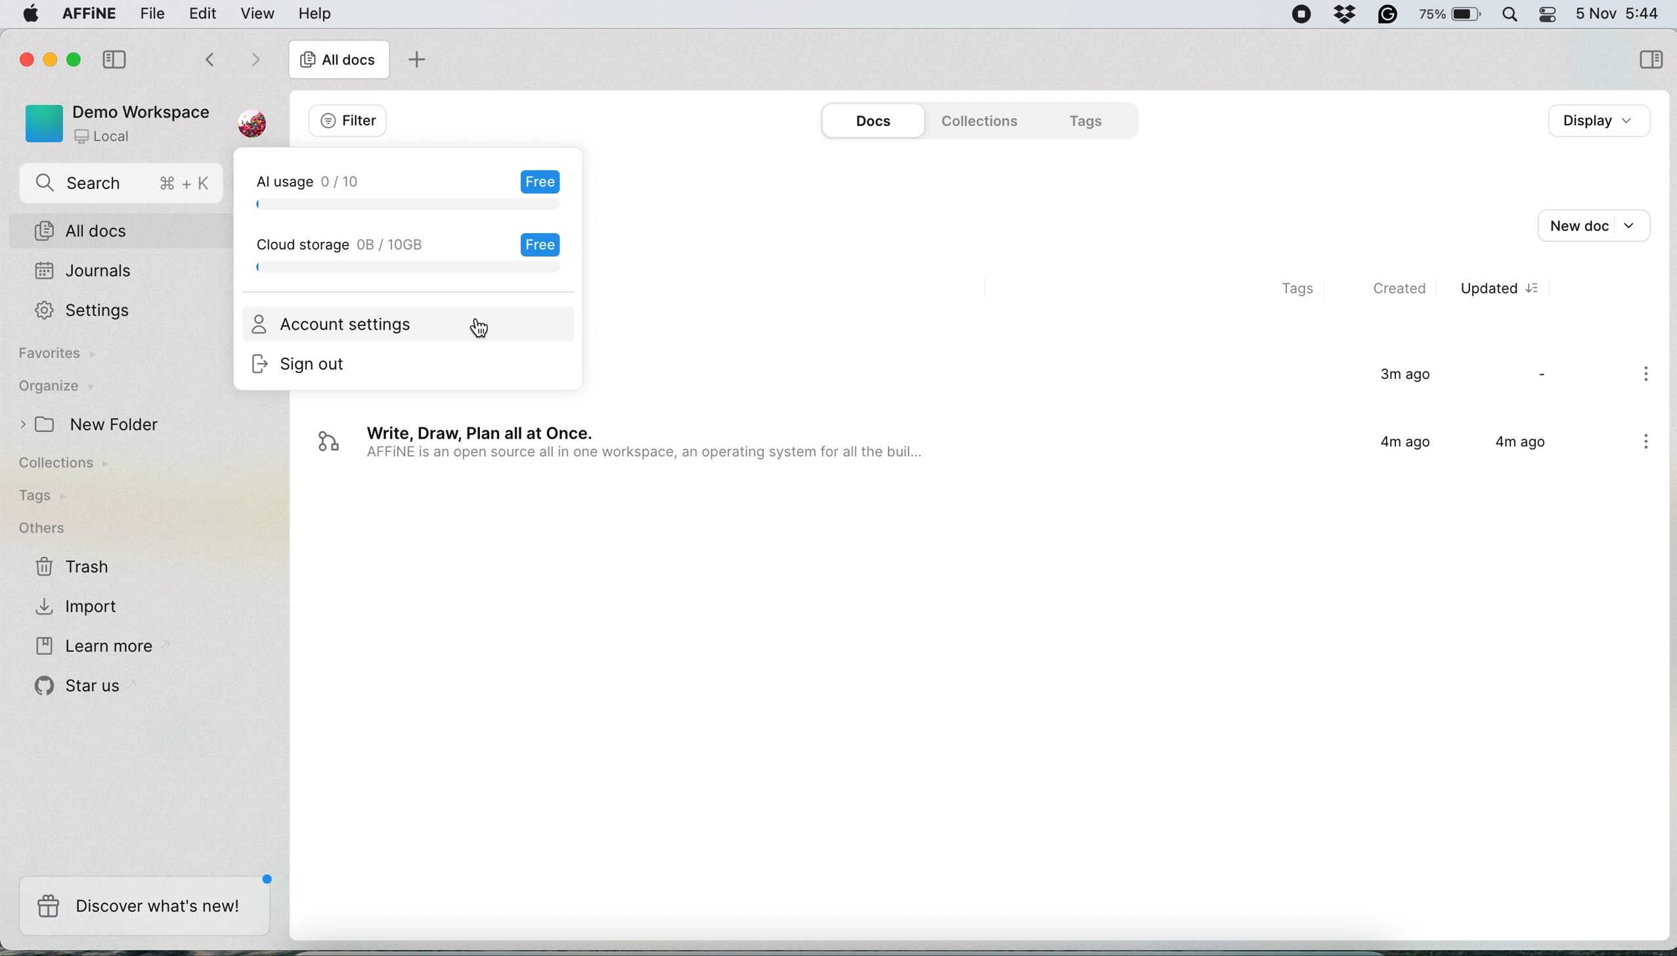 This screenshot has width=1677, height=956. I want to click on add doc, so click(414, 62).